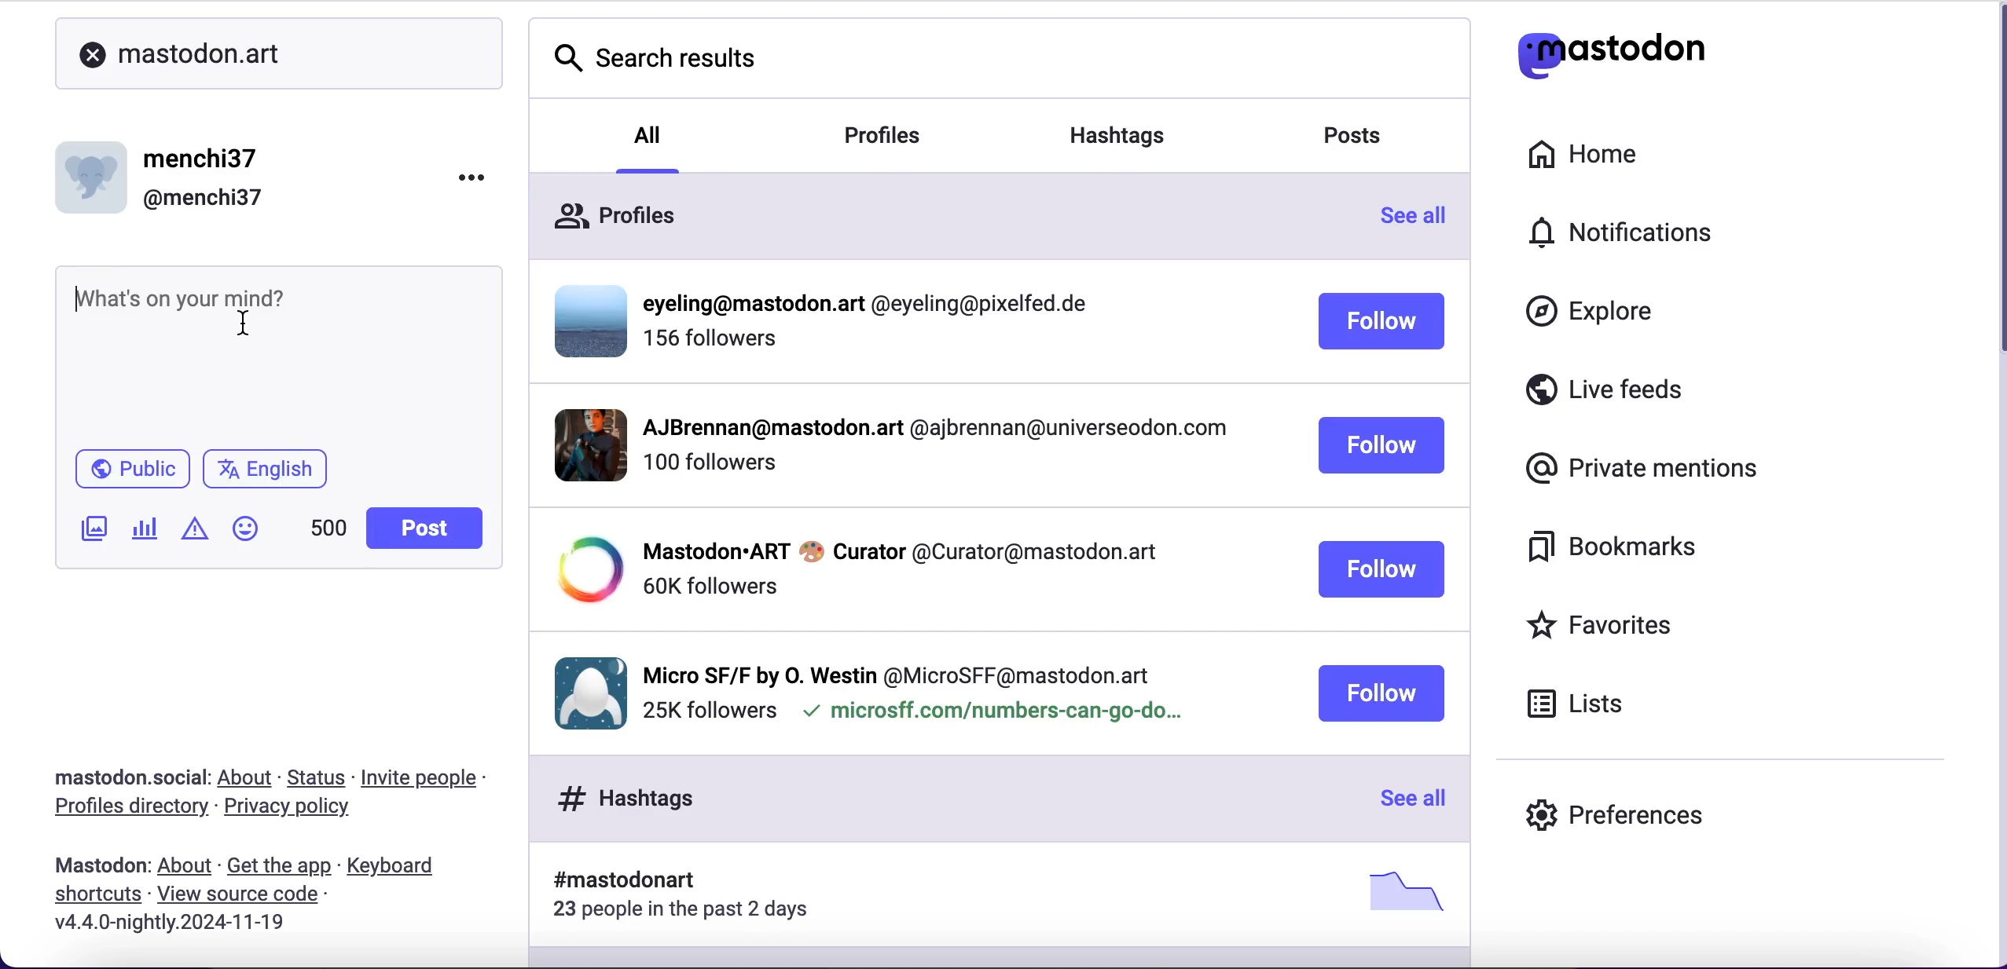 This screenshot has width=2007, height=969. Describe the element at coordinates (428, 778) in the screenshot. I see `invite people` at that location.